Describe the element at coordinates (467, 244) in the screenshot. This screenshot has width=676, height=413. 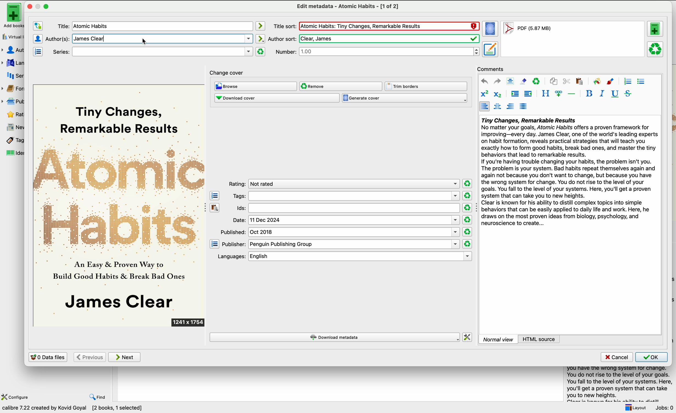
I see `clear rating` at that location.